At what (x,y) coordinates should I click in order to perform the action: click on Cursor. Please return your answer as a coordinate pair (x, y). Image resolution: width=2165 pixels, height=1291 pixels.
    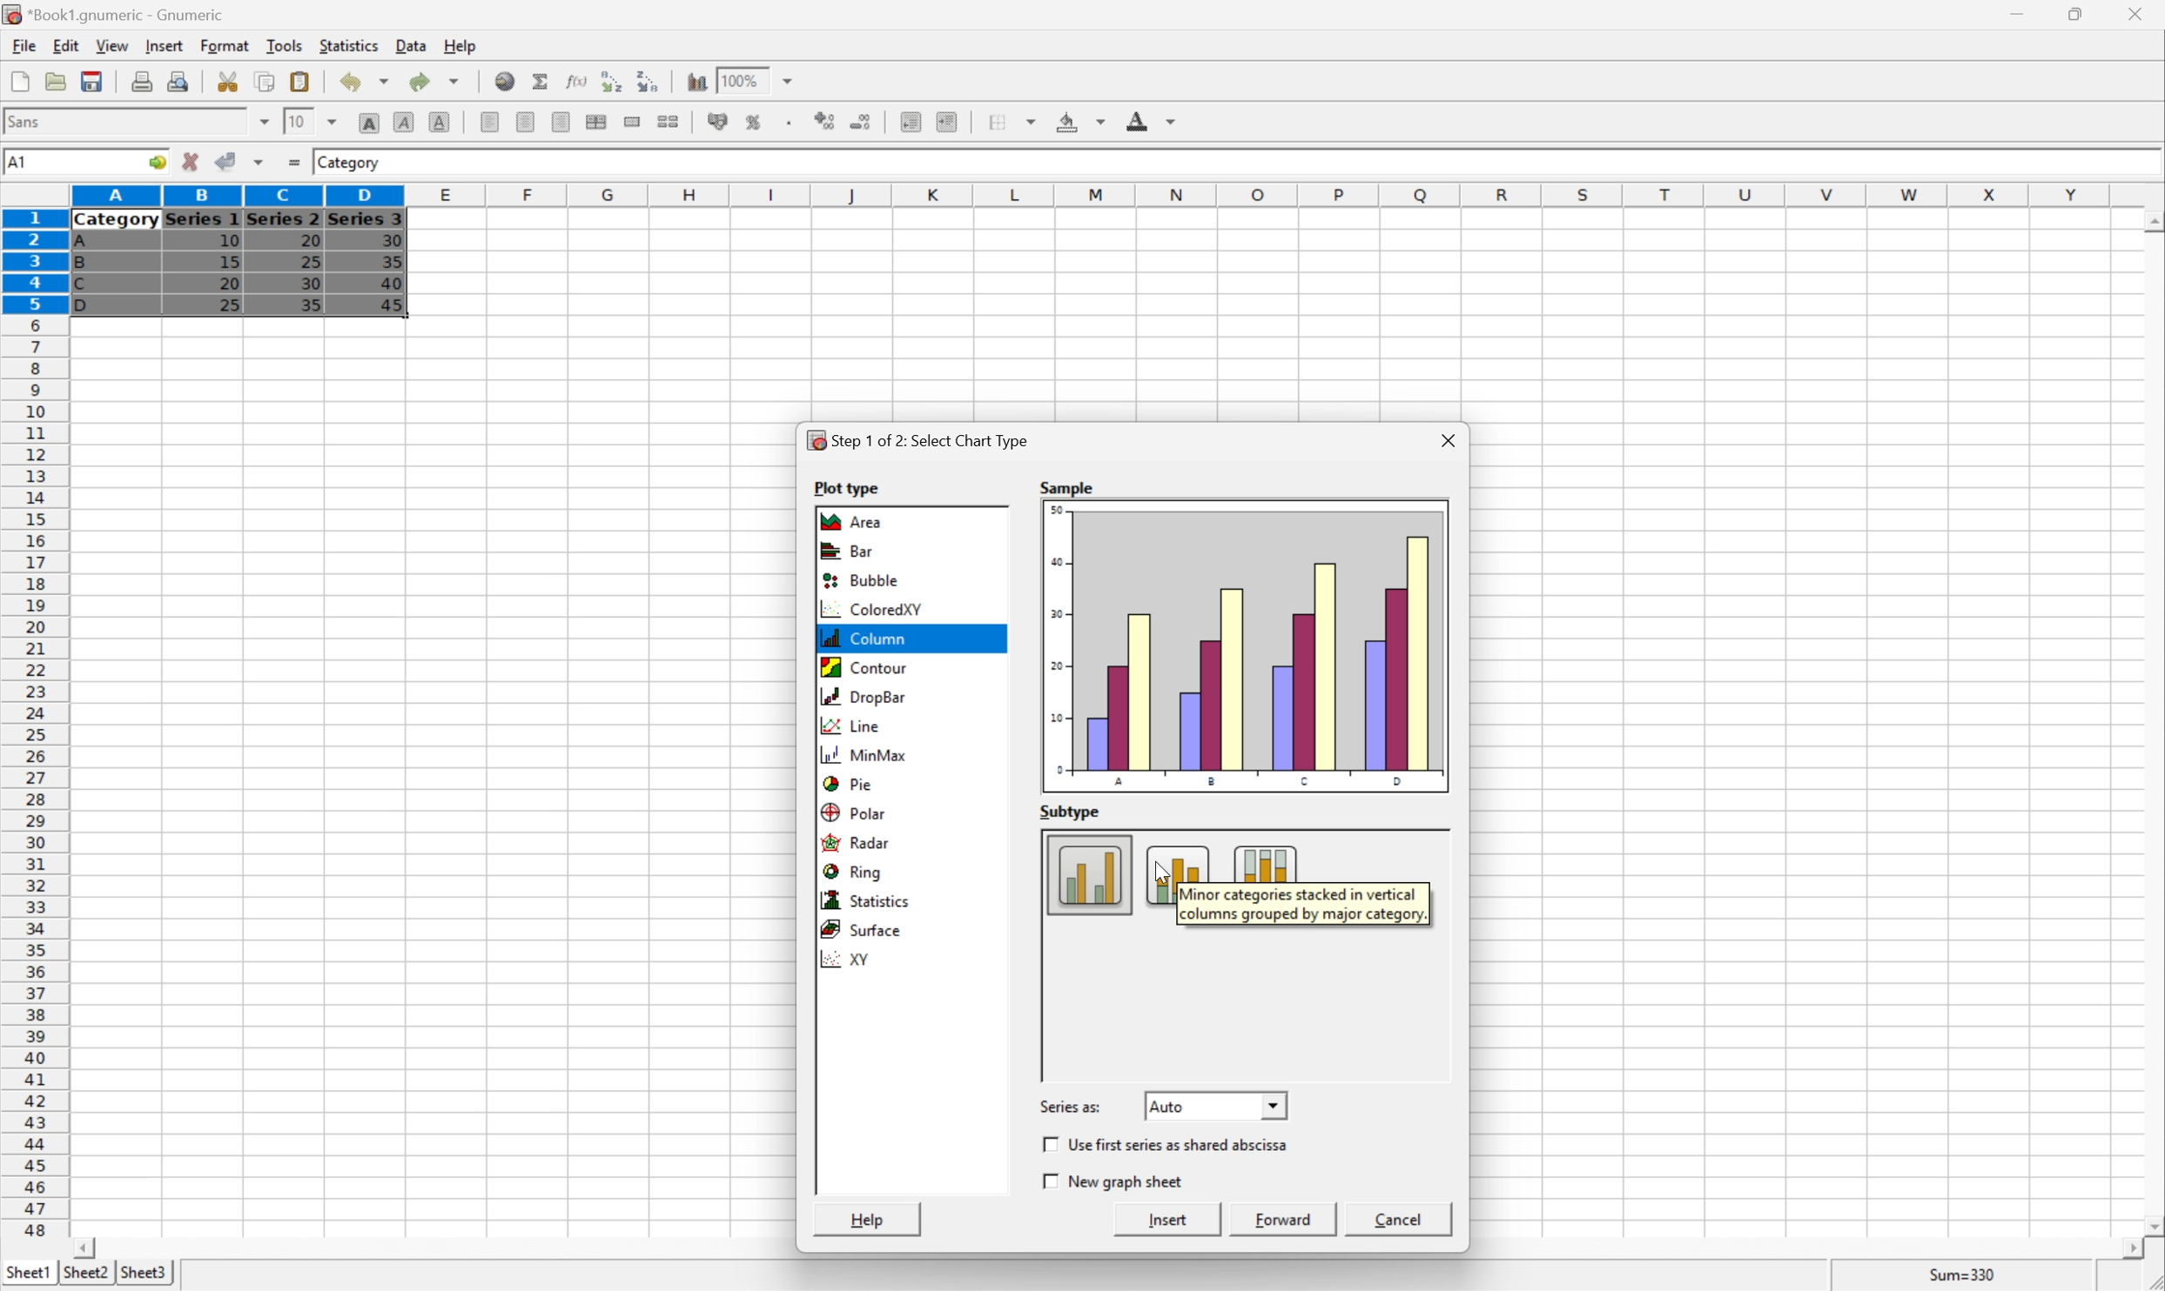
    Looking at the image, I should click on (373, 302).